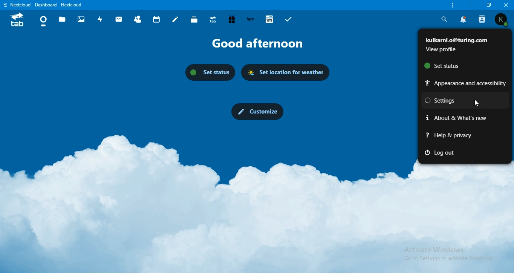  Describe the element at coordinates (262, 44) in the screenshot. I see `text` at that location.